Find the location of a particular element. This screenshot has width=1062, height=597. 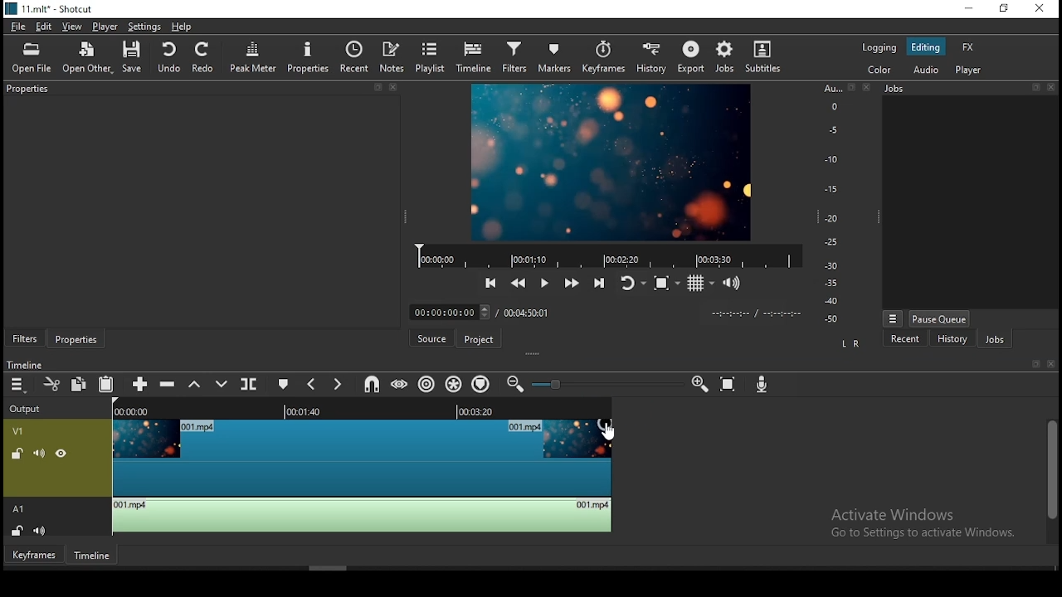

lift is located at coordinates (195, 382).